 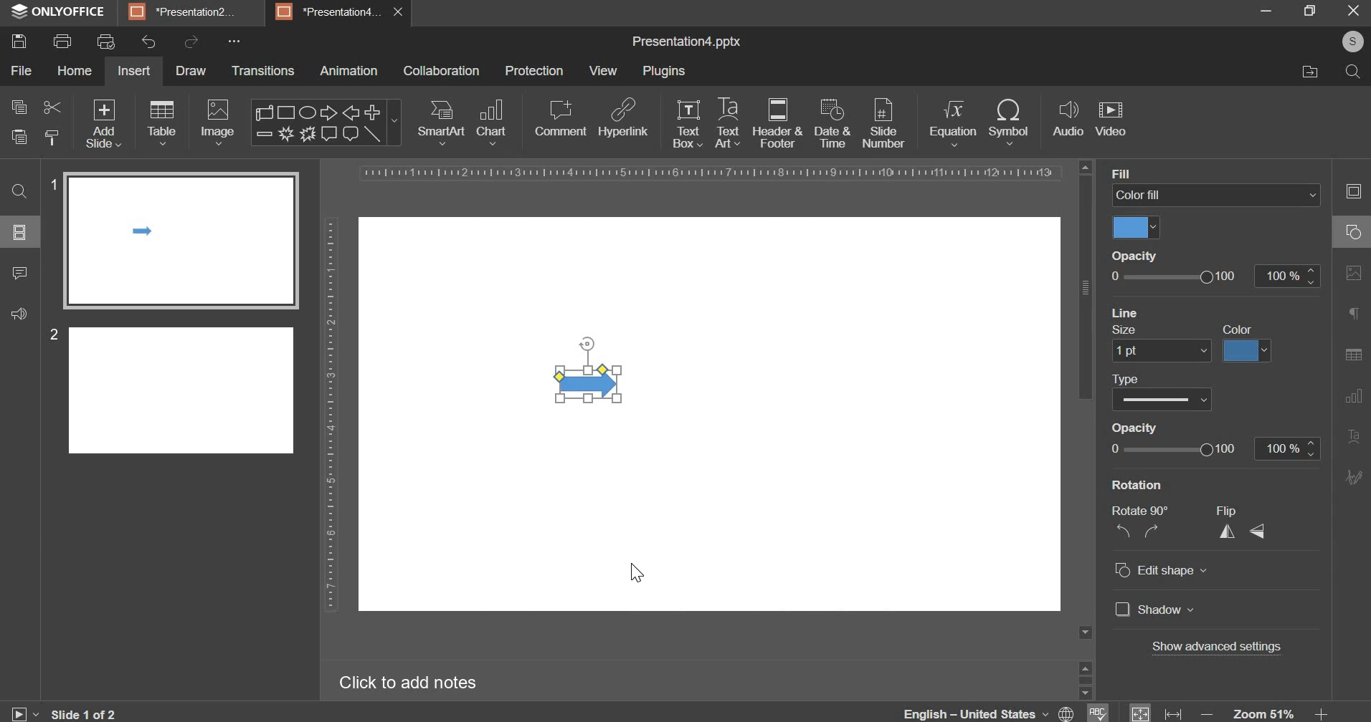 I want to click on undo, so click(x=149, y=42).